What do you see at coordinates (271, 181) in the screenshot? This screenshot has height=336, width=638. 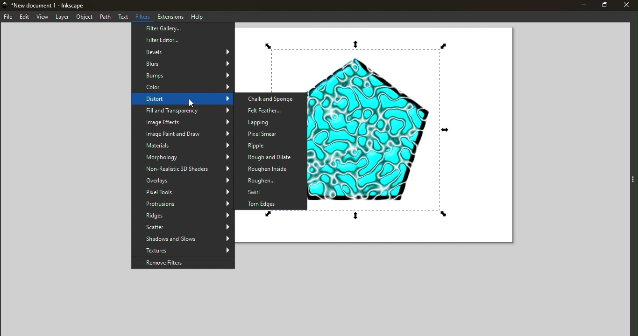 I see `Roughen` at bounding box center [271, 181].